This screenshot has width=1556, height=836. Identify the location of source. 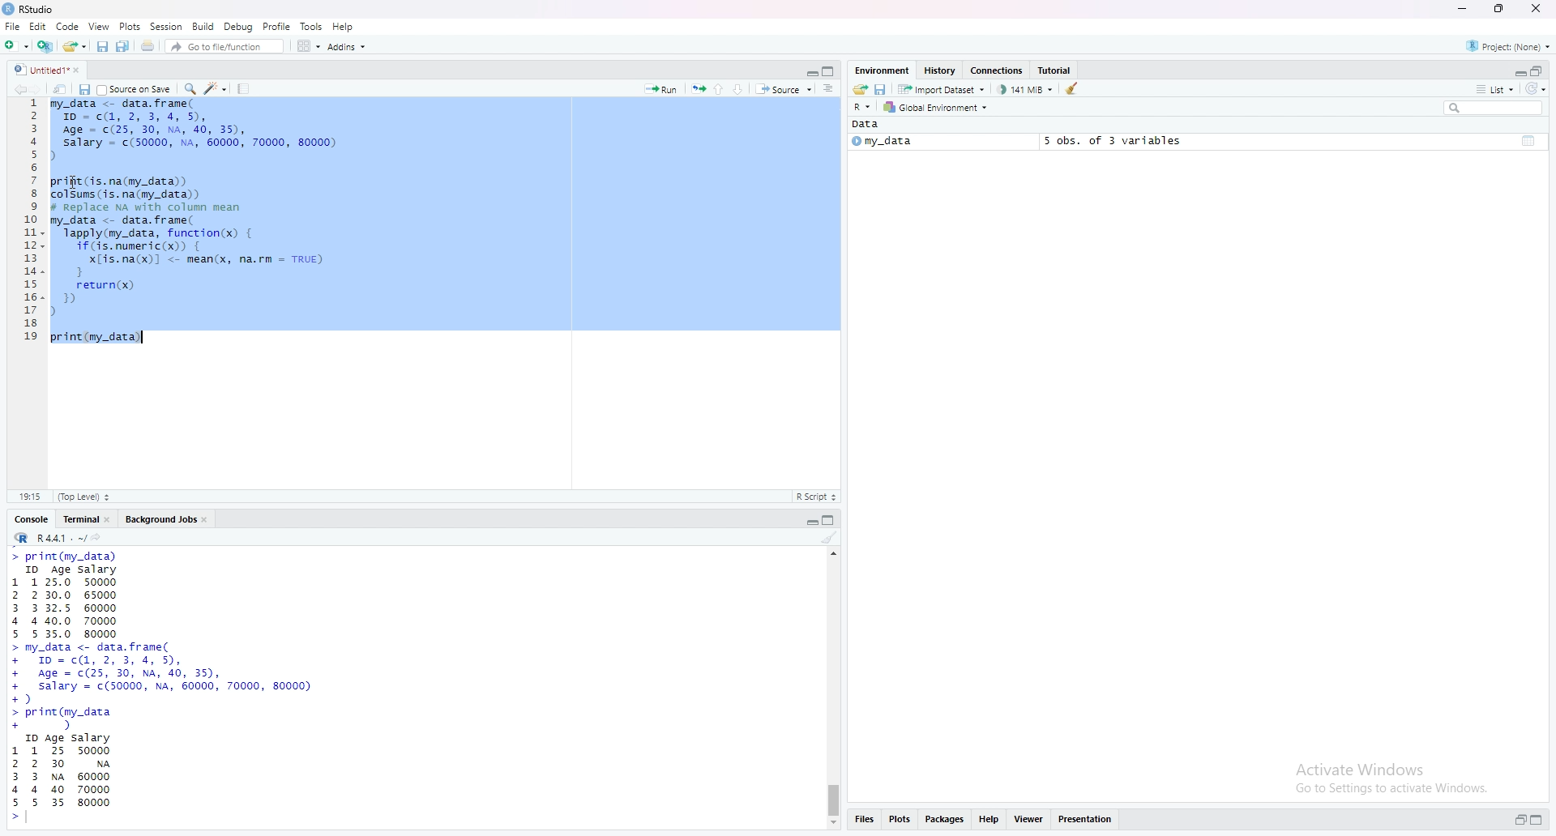
(784, 91).